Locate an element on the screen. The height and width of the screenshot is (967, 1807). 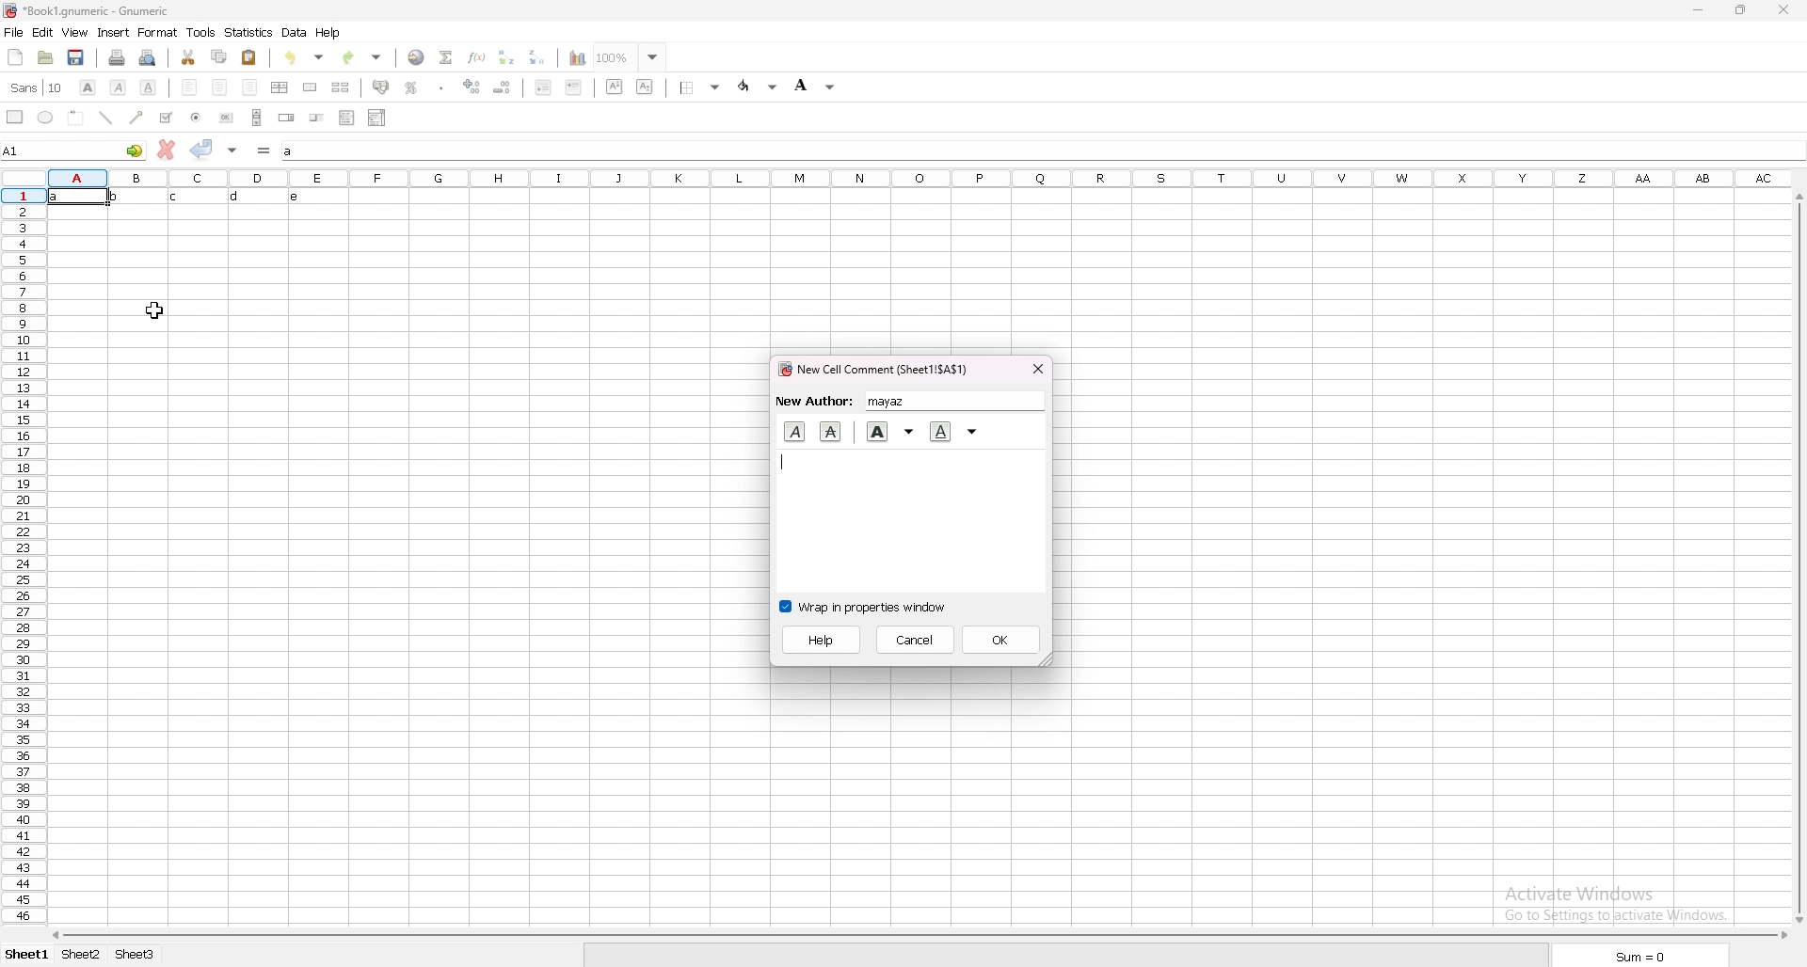
rectangle is located at coordinates (16, 116).